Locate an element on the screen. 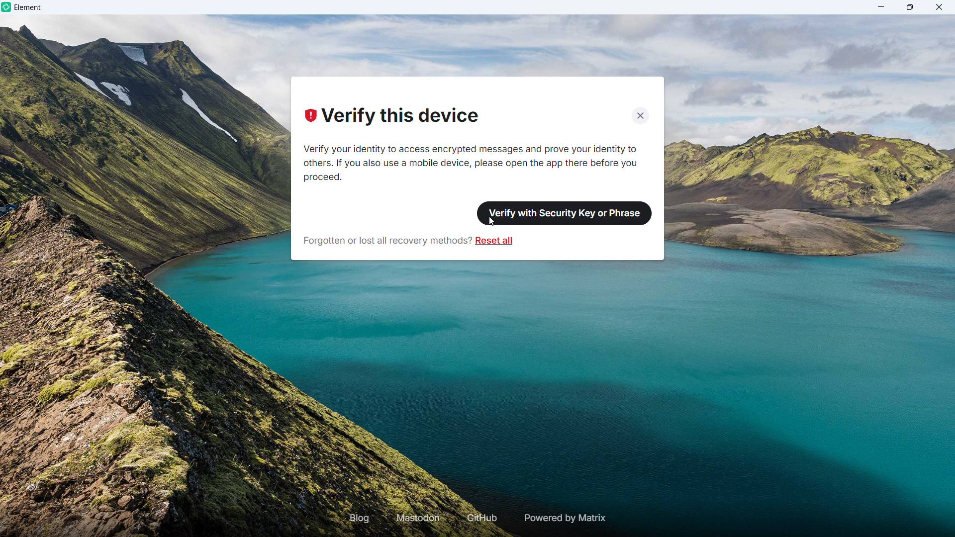  Blog  is located at coordinates (360, 518).